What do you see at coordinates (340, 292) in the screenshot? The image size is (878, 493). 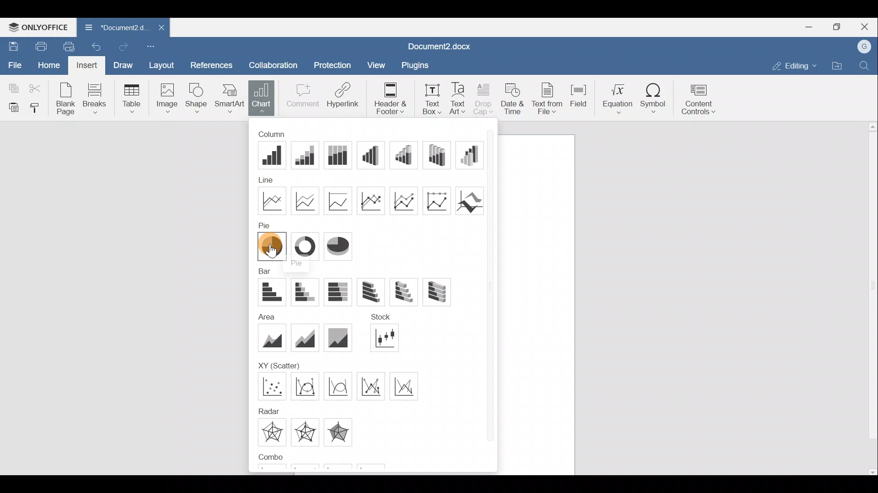 I see `100% Stacked bar` at bounding box center [340, 292].